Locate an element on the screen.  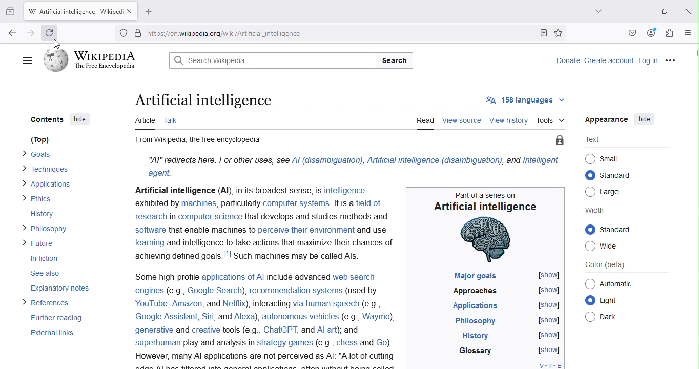
W Artificial intelligence - Wikiped: is located at coordinates (73, 12).